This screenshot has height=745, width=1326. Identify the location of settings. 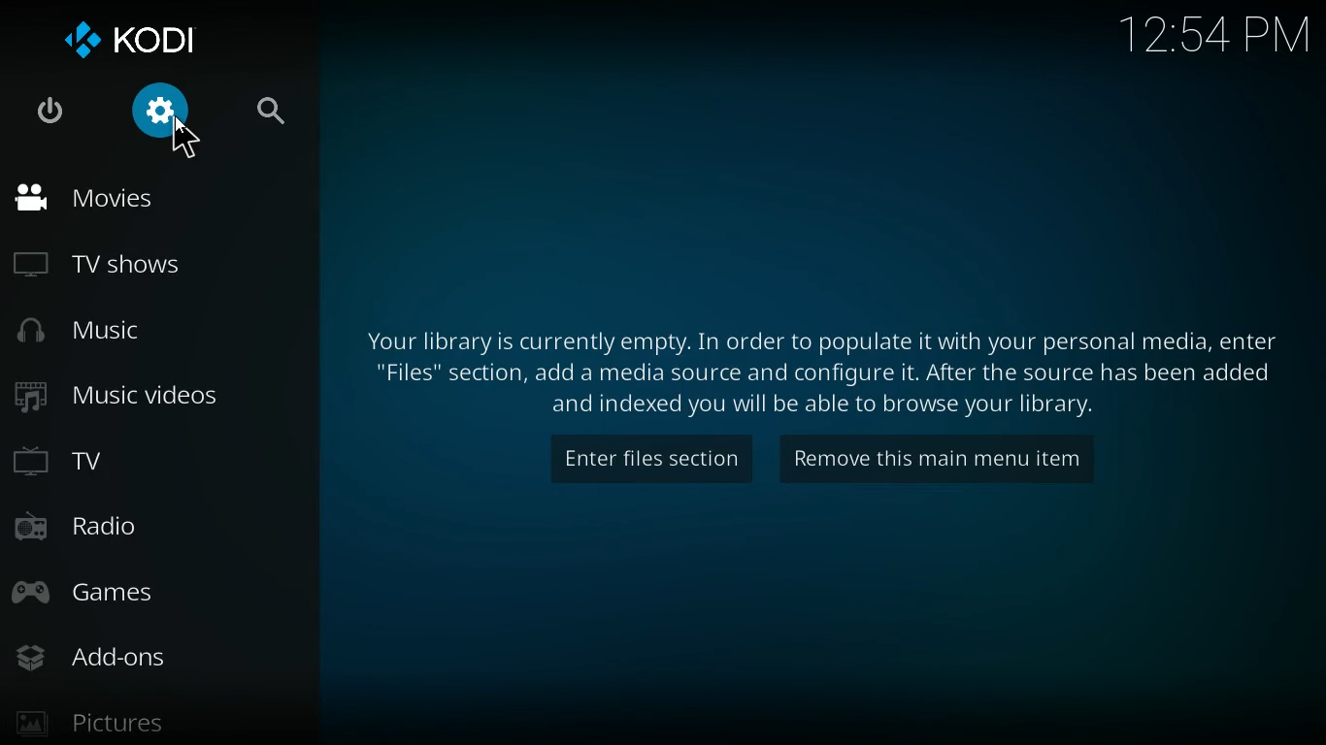
(158, 109).